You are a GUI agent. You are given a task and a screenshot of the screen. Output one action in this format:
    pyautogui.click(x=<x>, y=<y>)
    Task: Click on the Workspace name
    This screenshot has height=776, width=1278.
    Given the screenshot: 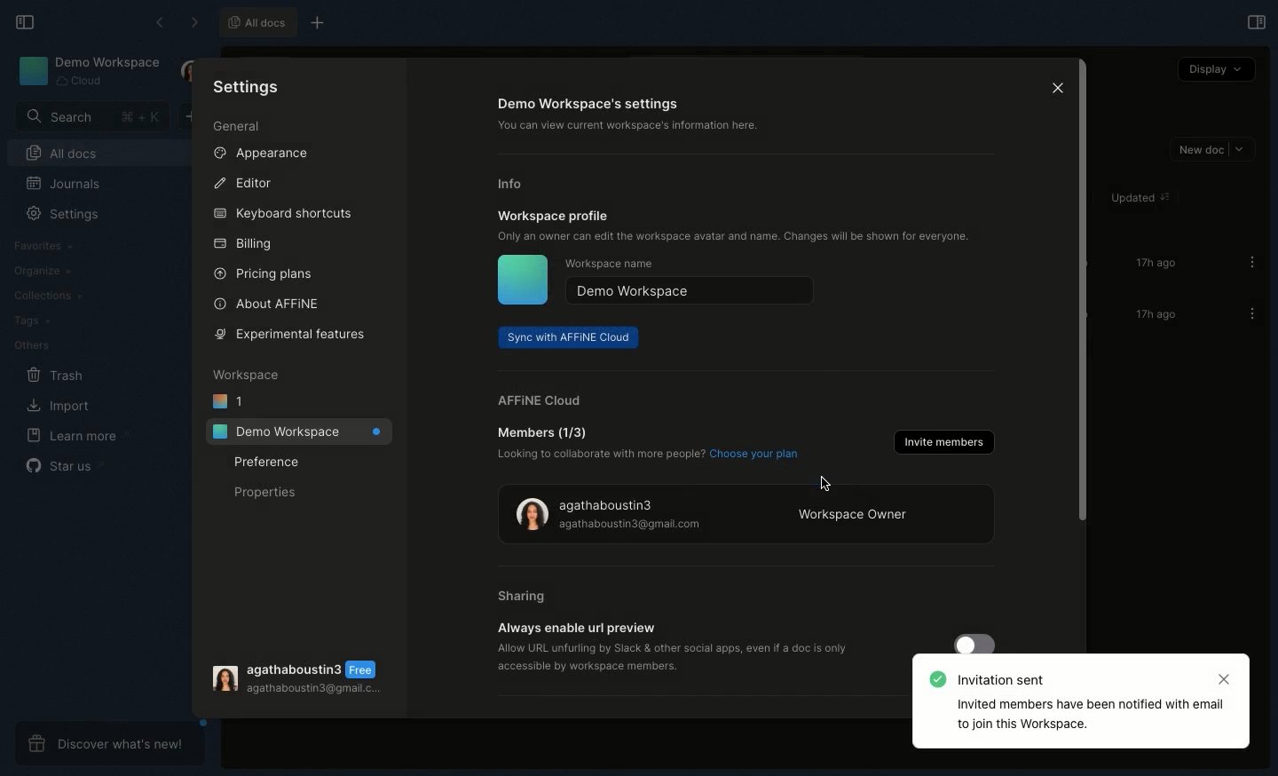 What is the action you would take?
    pyautogui.click(x=609, y=263)
    